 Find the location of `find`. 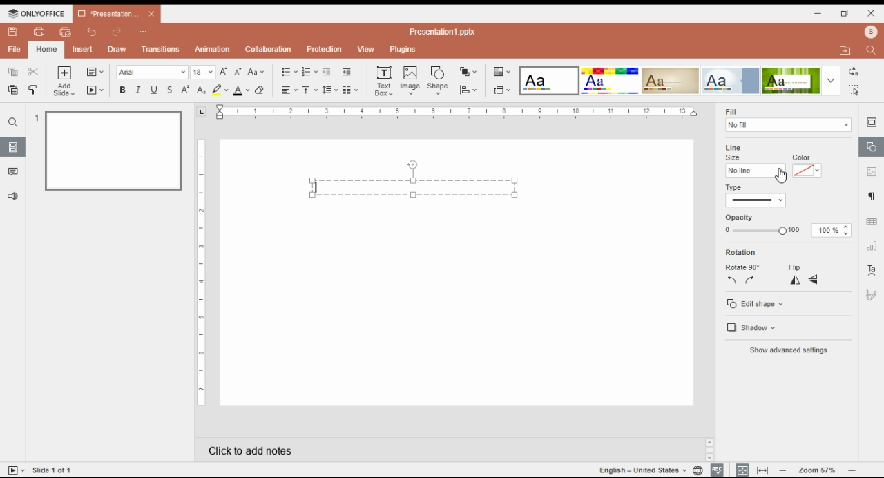

find is located at coordinates (12, 122).